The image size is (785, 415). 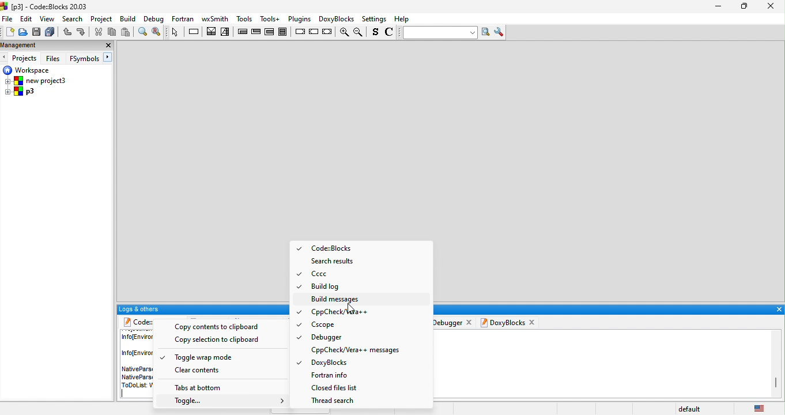 I want to click on paste, so click(x=127, y=32).